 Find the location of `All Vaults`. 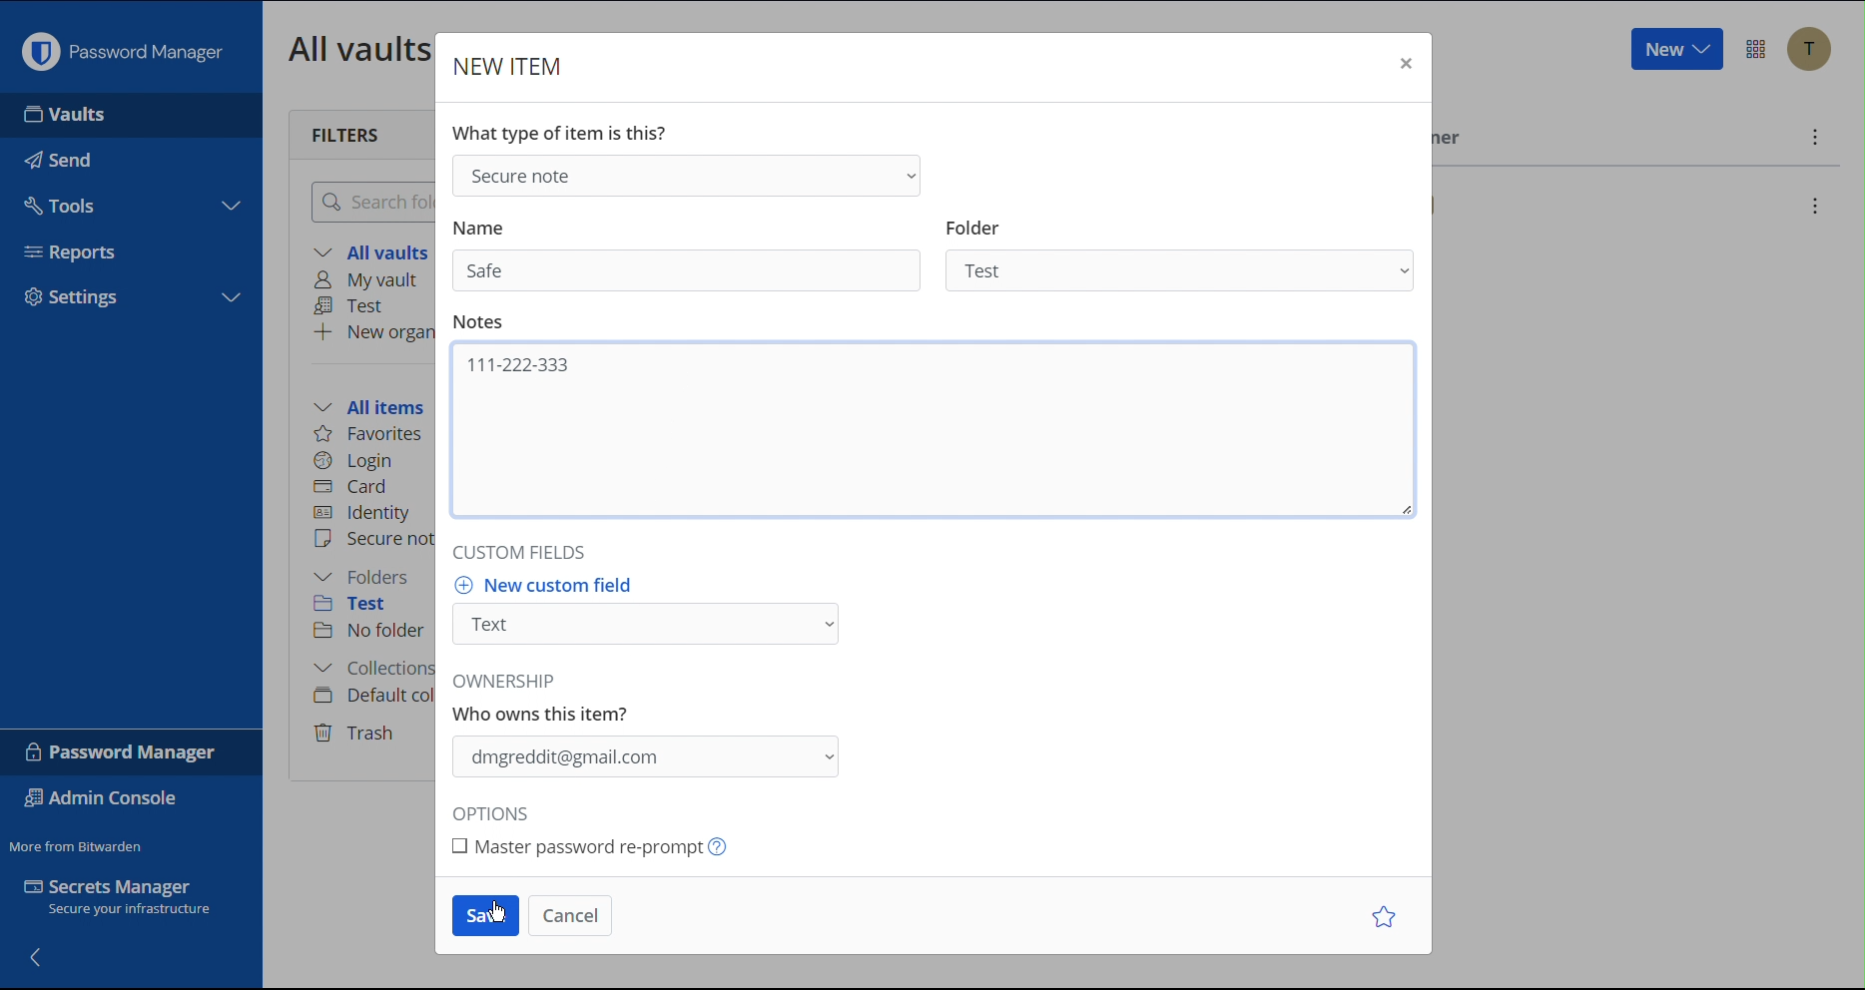

All Vaults is located at coordinates (354, 48).